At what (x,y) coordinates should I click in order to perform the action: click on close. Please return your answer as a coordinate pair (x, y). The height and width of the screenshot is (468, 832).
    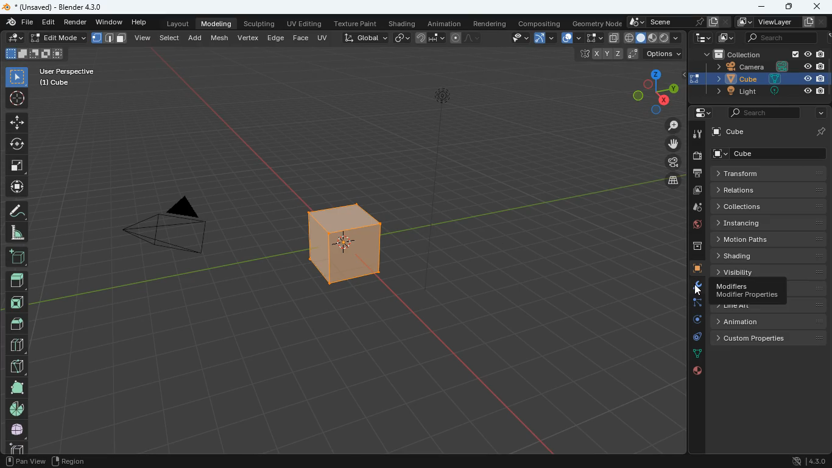
    Looking at the image, I should click on (816, 6).